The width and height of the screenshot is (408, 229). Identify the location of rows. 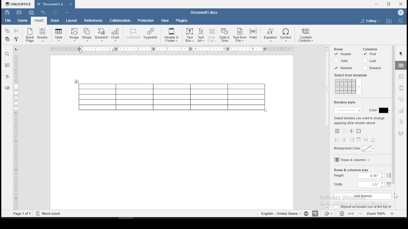
(339, 49).